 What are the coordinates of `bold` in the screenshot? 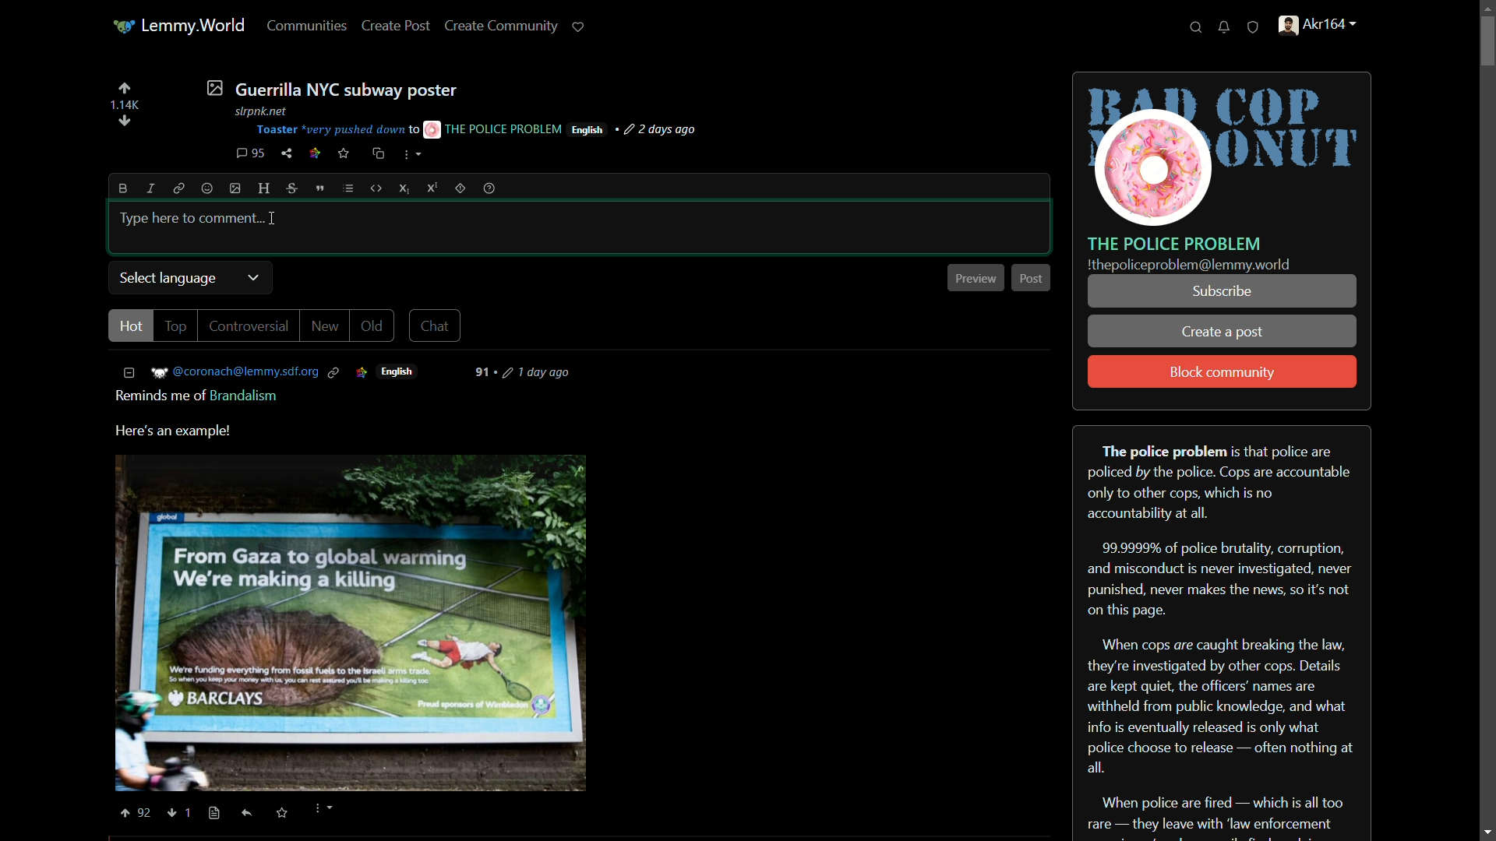 It's located at (124, 188).